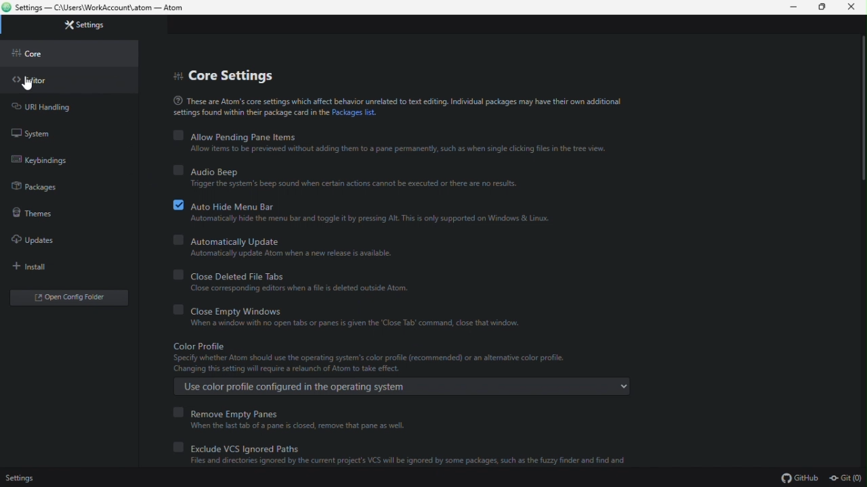  What do you see at coordinates (245, 76) in the screenshot?
I see `Core setting` at bounding box center [245, 76].